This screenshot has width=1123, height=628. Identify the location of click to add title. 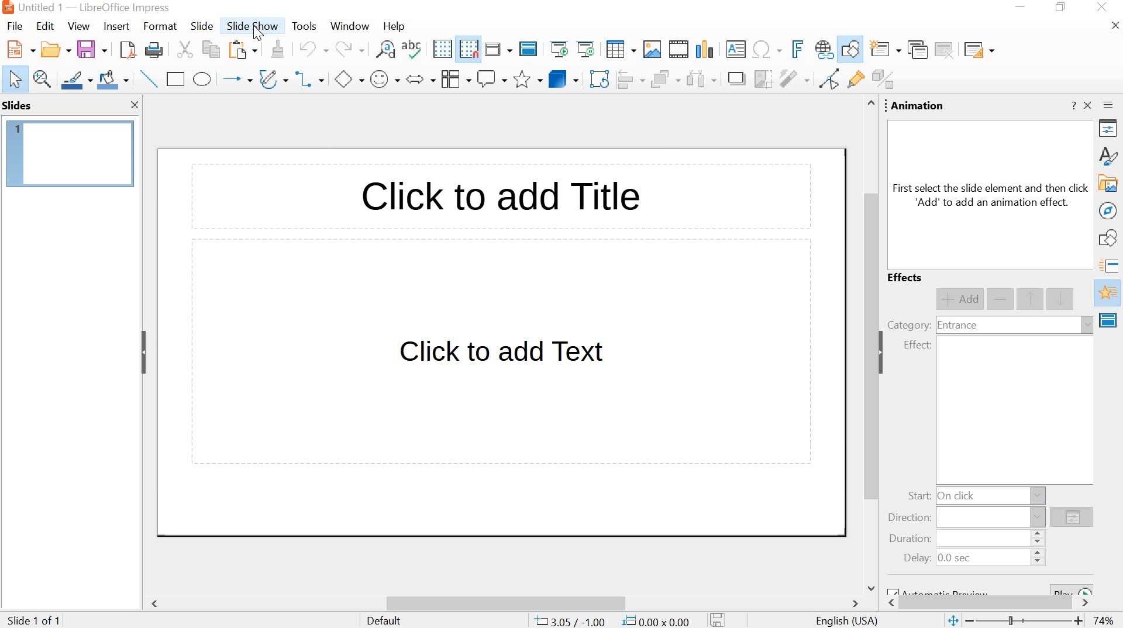
(497, 199).